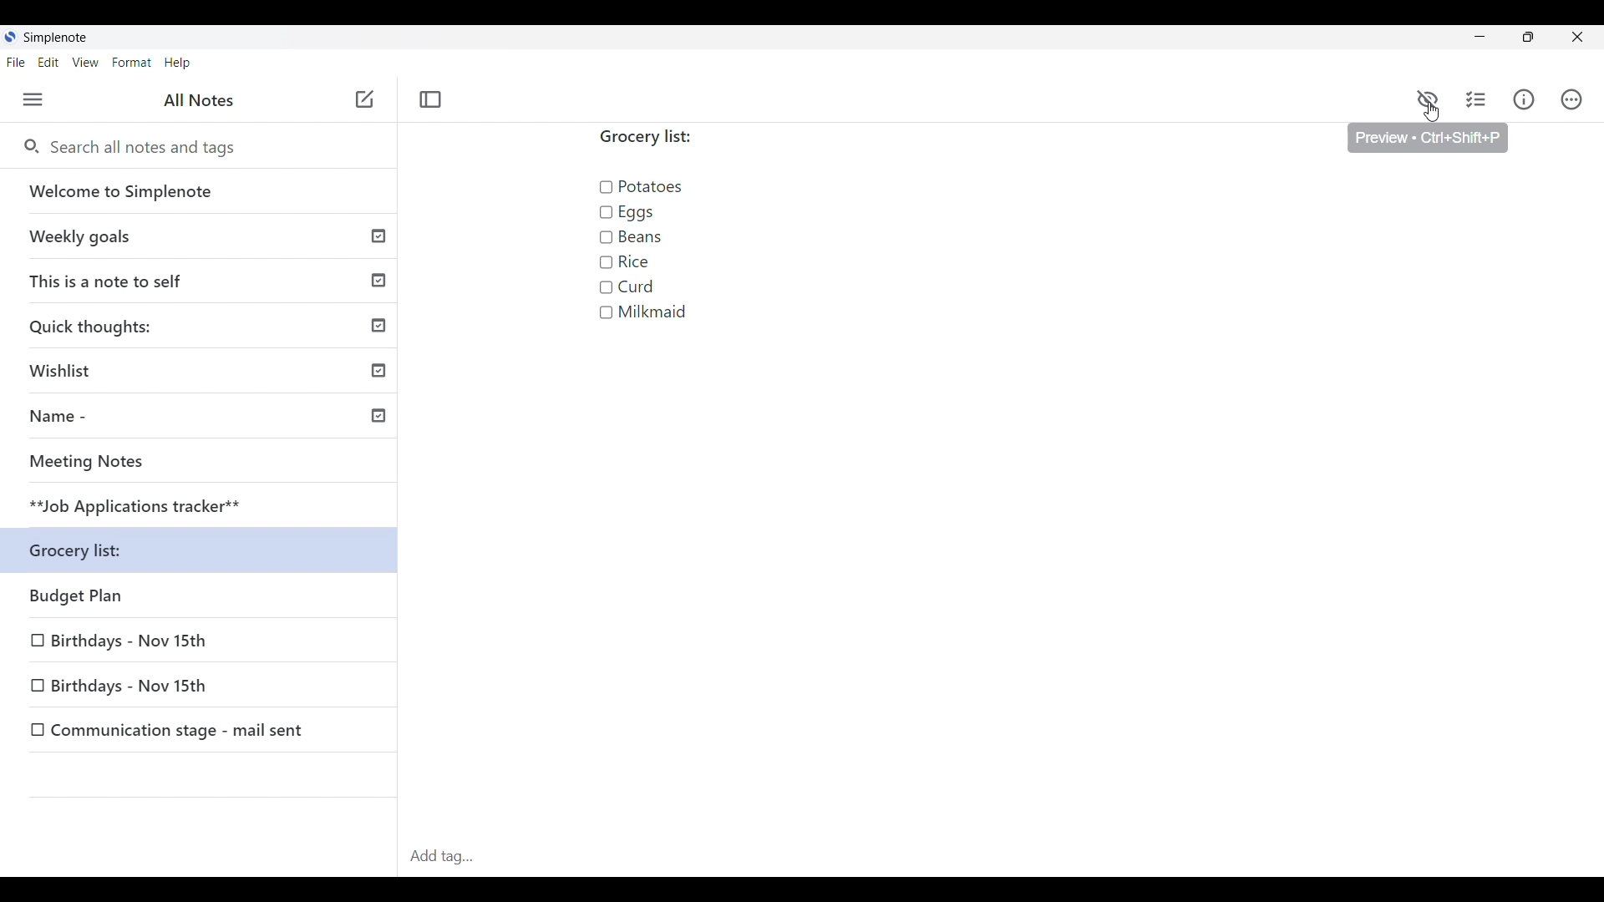  What do you see at coordinates (140, 147) in the screenshot?
I see `Search all notes and tags` at bounding box center [140, 147].